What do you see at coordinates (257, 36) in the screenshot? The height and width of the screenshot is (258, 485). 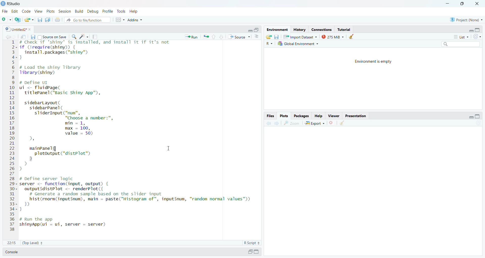 I see `options` at bounding box center [257, 36].